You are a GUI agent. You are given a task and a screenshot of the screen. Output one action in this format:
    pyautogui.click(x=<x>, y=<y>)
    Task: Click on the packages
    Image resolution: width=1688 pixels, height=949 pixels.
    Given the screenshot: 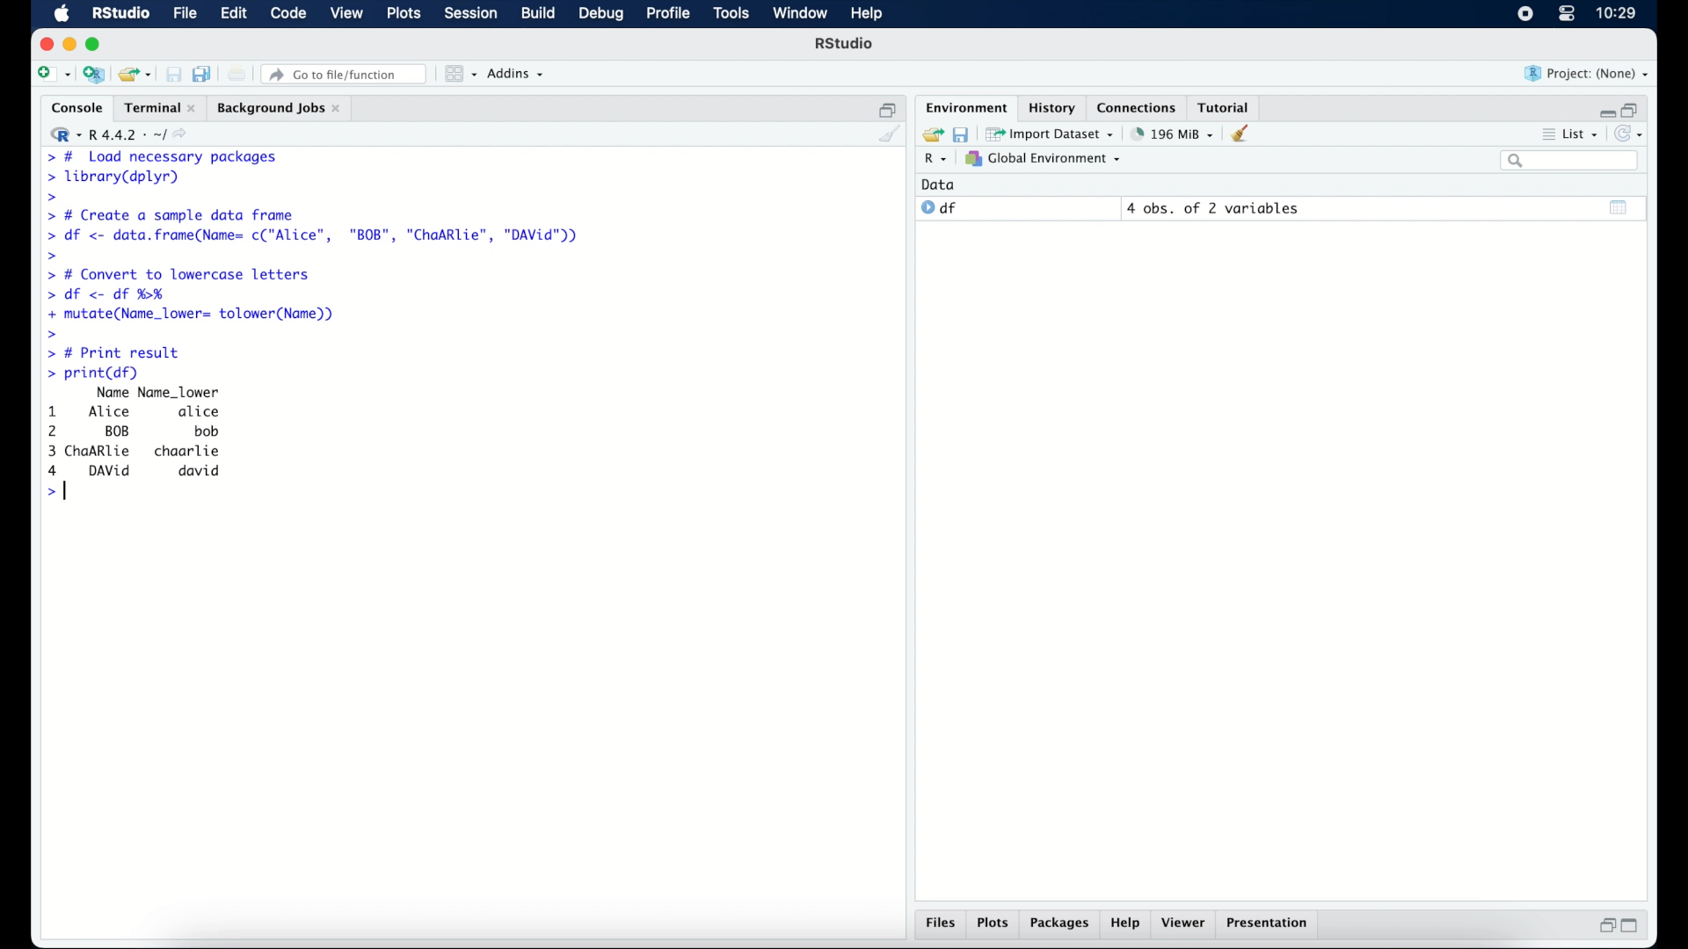 What is the action you would take?
    pyautogui.click(x=1060, y=925)
    